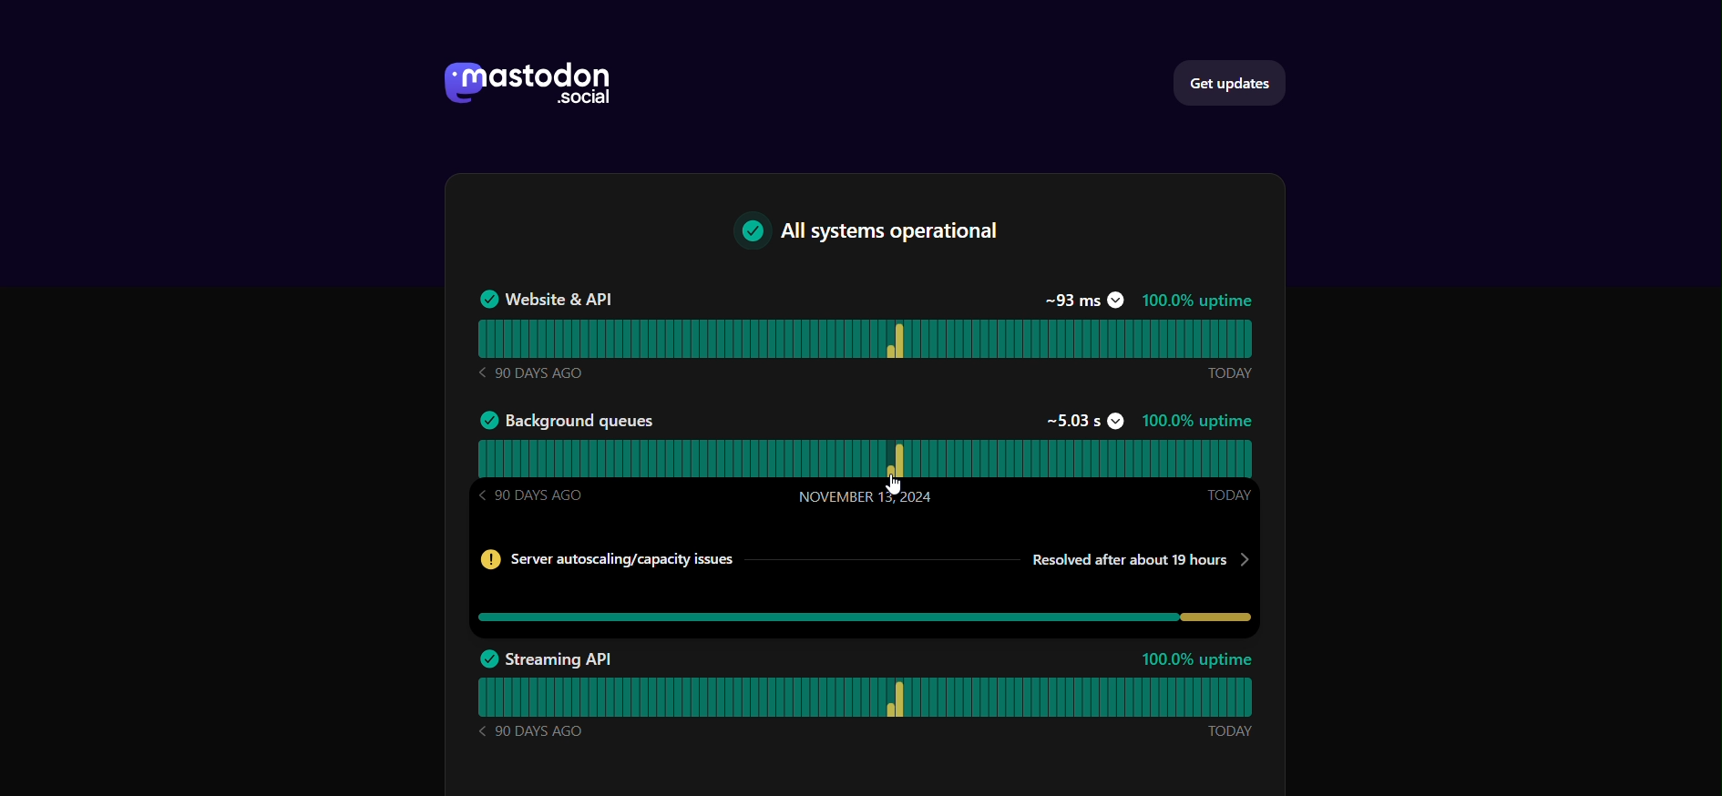 The image size is (1722, 796). What do you see at coordinates (1084, 419) in the screenshot?
I see `~5.03s` at bounding box center [1084, 419].